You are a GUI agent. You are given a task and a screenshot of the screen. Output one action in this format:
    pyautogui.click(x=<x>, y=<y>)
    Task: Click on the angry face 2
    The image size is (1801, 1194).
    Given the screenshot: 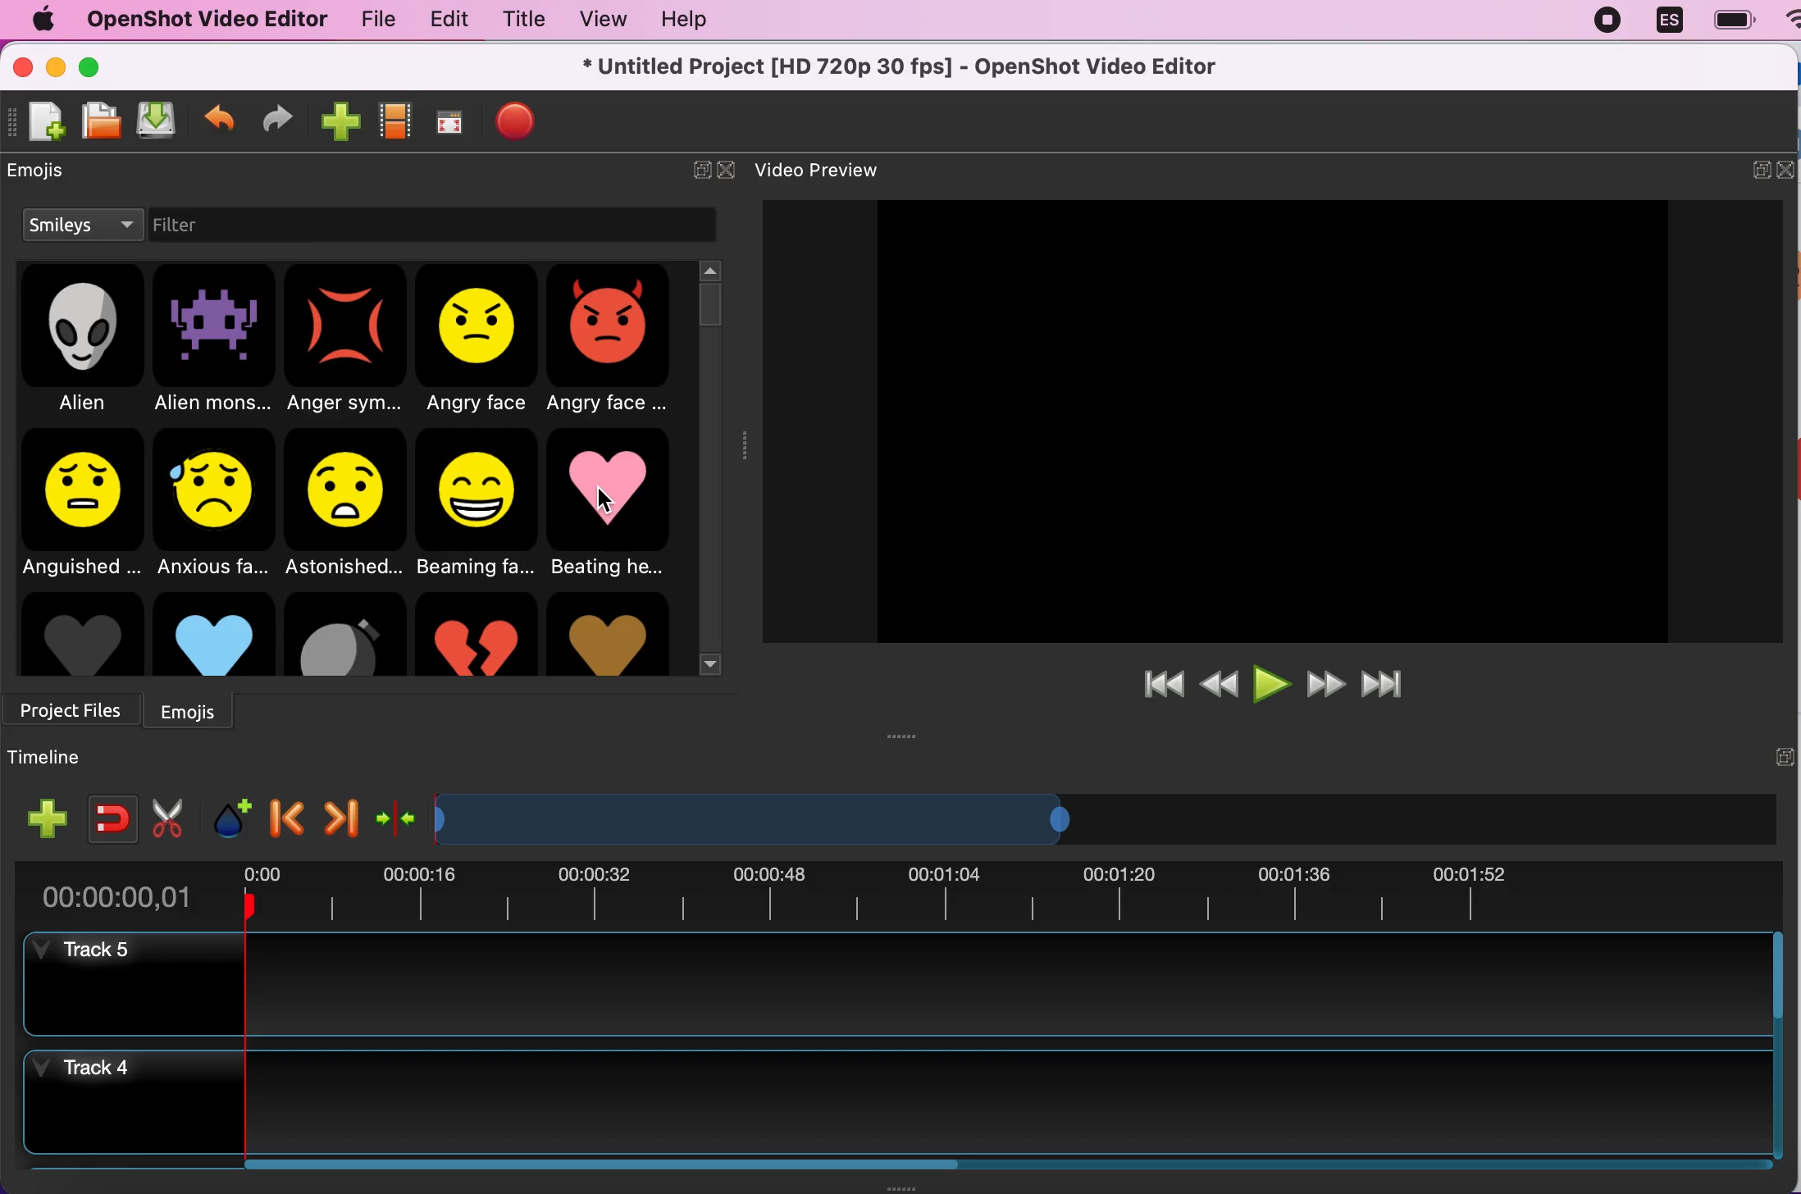 What is the action you would take?
    pyautogui.click(x=614, y=343)
    